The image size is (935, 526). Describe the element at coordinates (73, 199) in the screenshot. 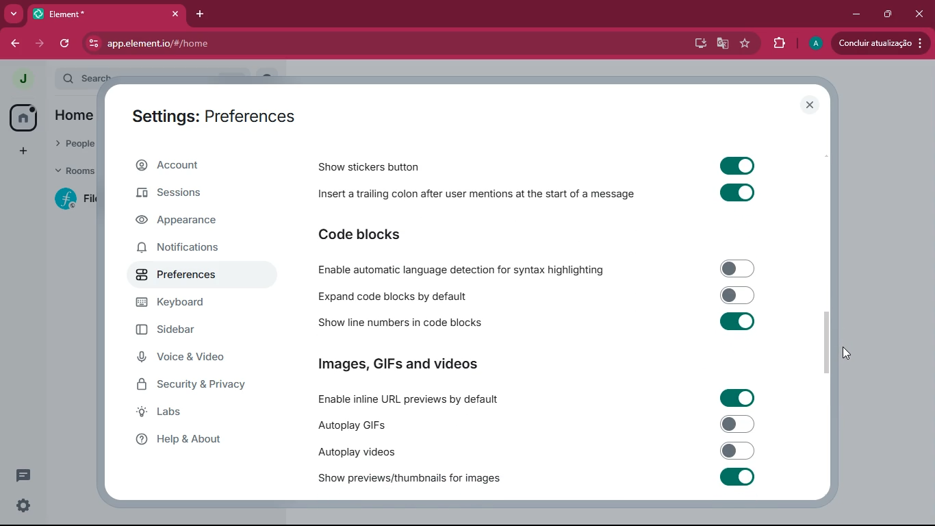

I see `room` at that location.